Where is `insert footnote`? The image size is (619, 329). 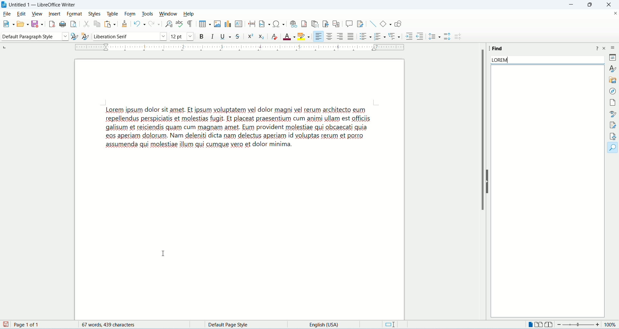 insert footnote is located at coordinates (305, 25).